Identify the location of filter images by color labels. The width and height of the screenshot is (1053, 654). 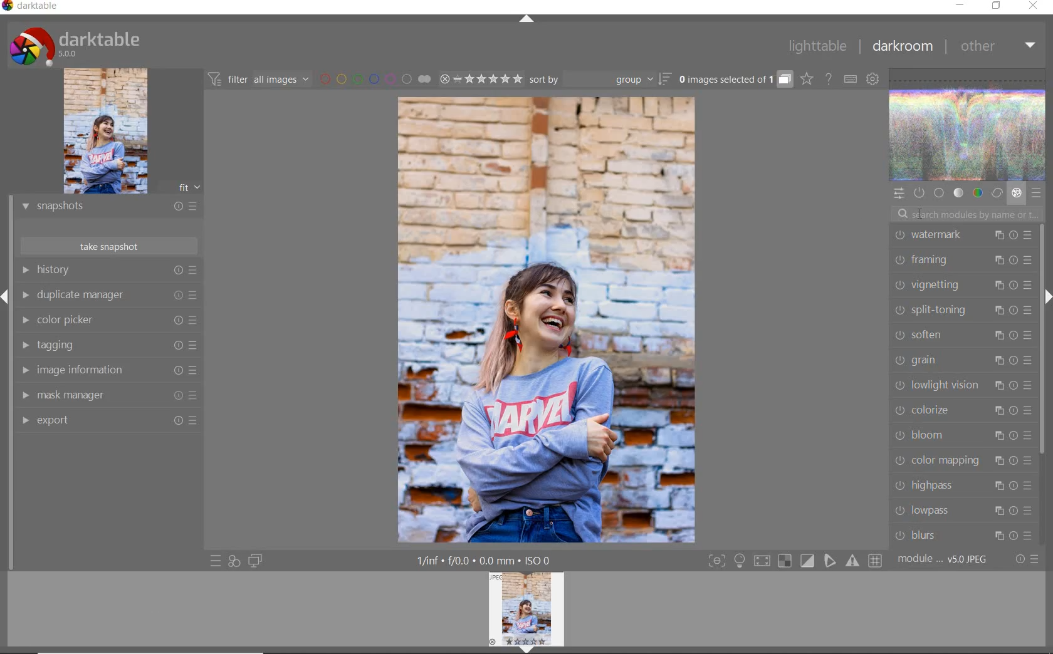
(375, 80).